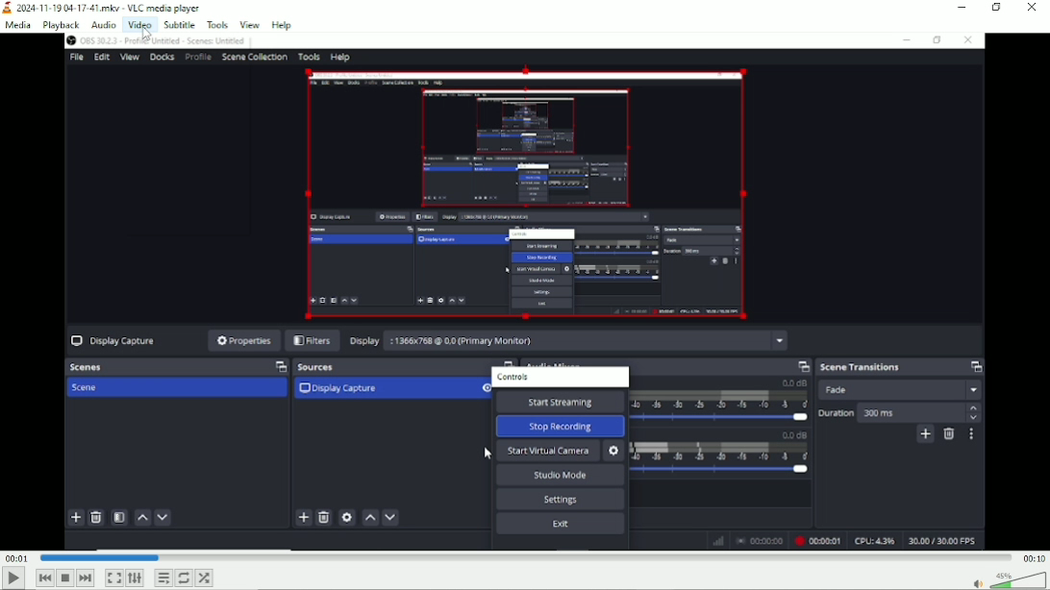 The height and width of the screenshot is (590, 1050). Describe the element at coordinates (962, 8) in the screenshot. I see `Minimize` at that location.